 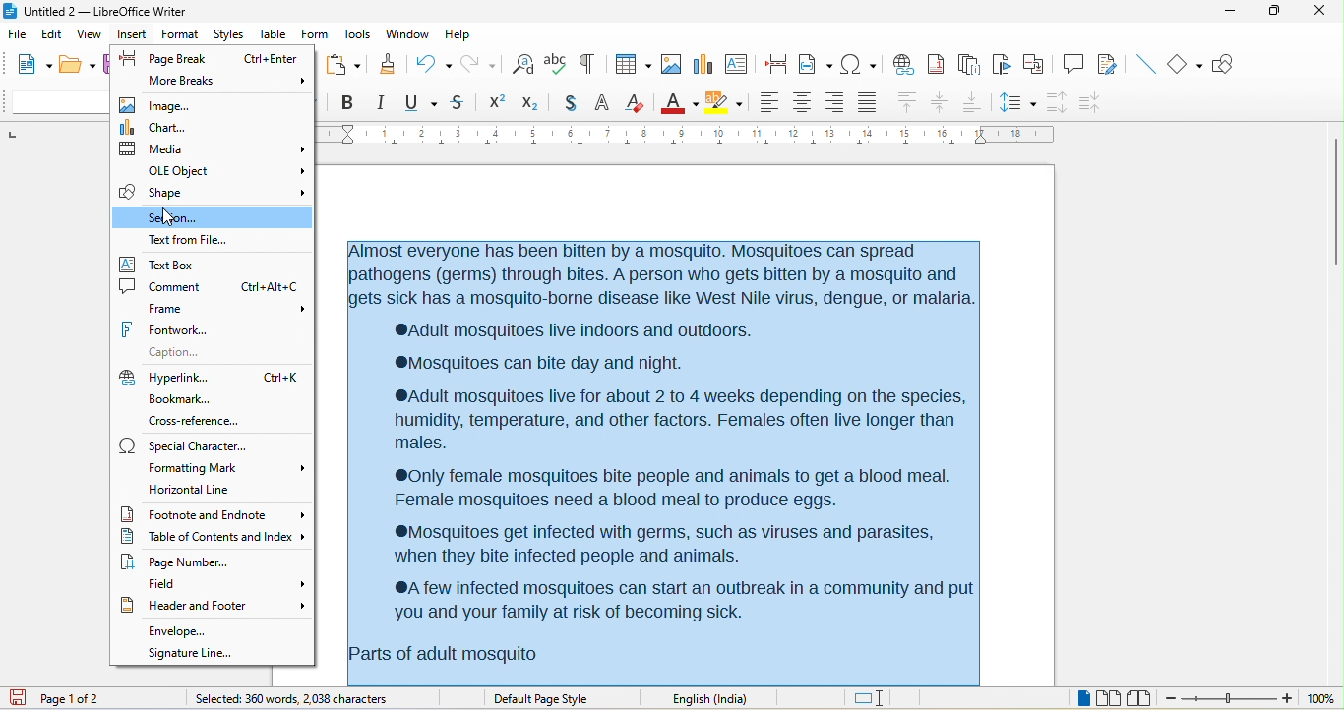 I want to click on cross reference, so click(x=211, y=422).